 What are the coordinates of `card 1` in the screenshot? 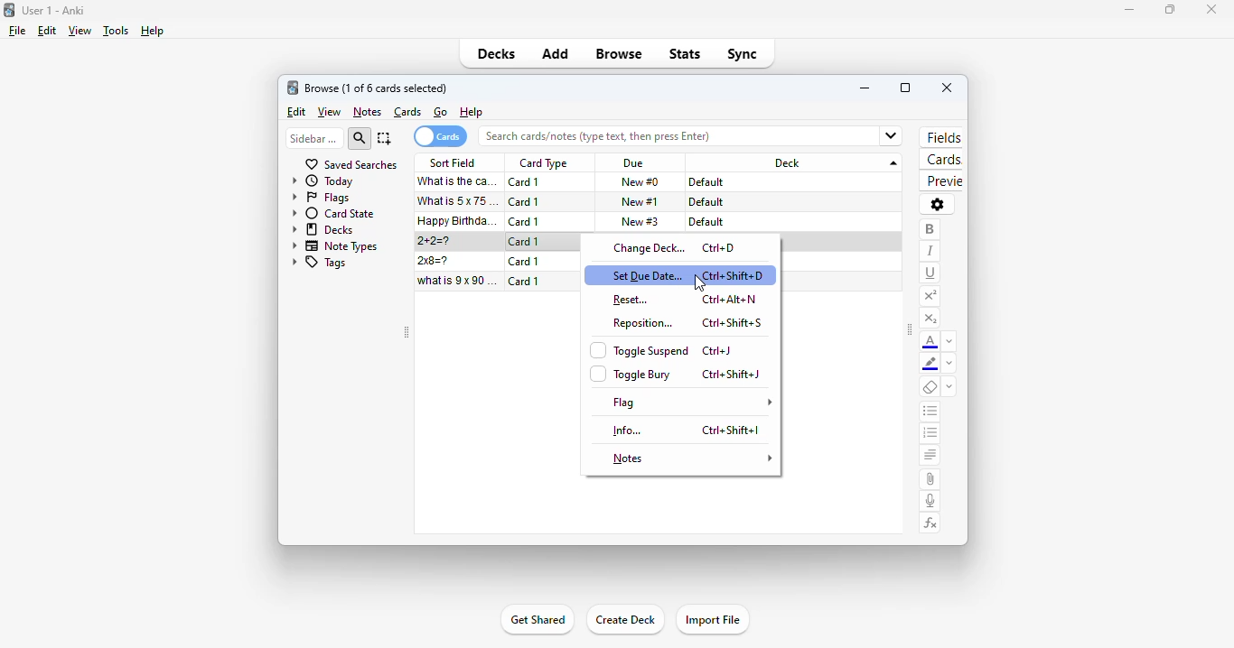 It's located at (524, 242).